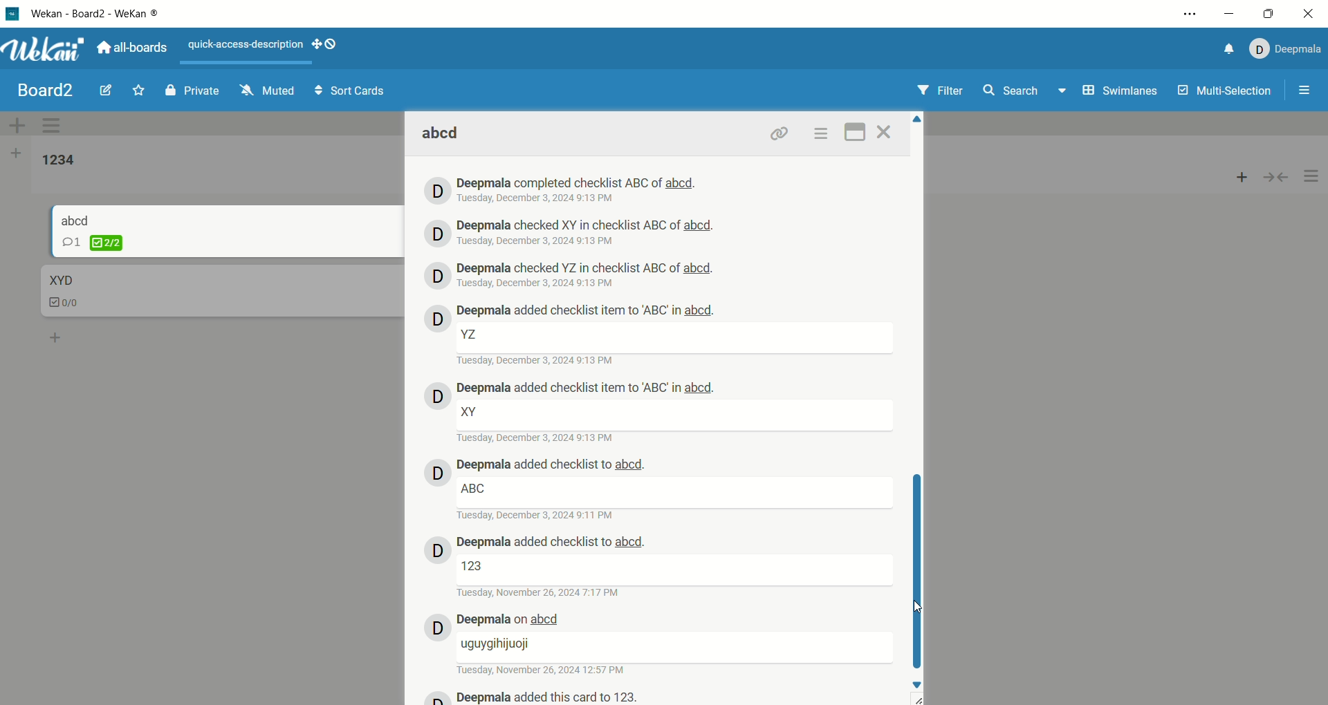 The height and width of the screenshot is (705, 1328). Describe the element at coordinates (95, 15) in the screenshot. I see `wekan-wekan` at that location.